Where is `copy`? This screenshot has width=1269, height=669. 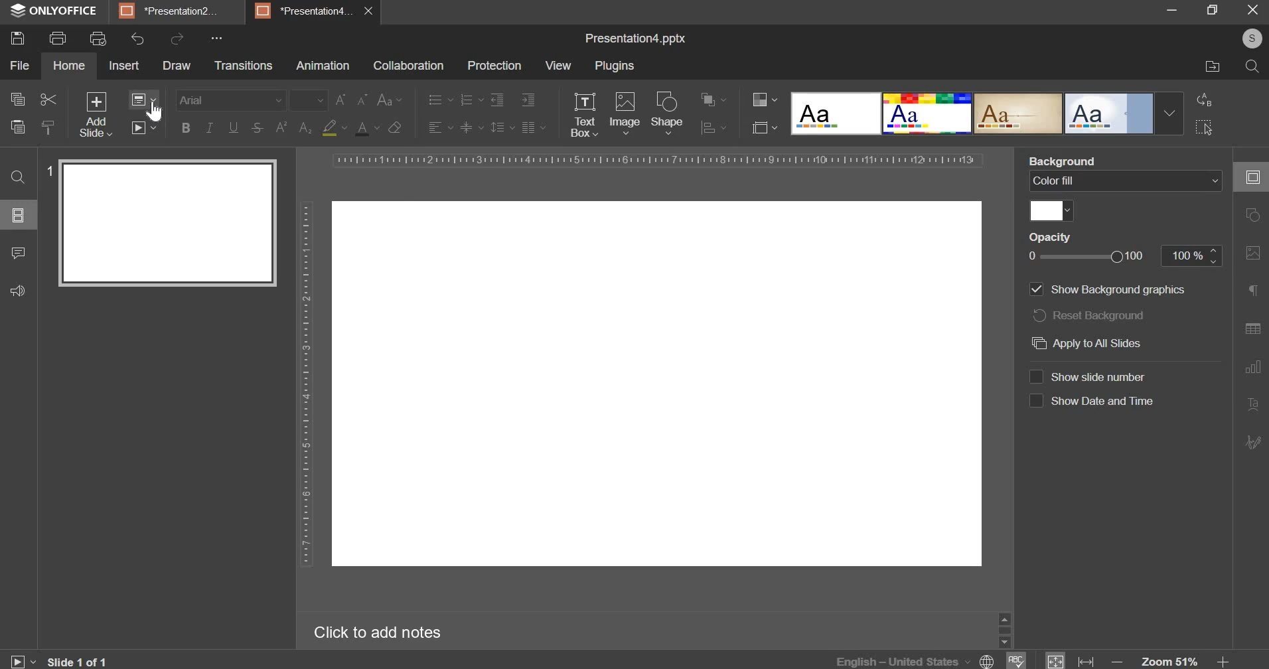
copy is located at coordinates (17, 100).